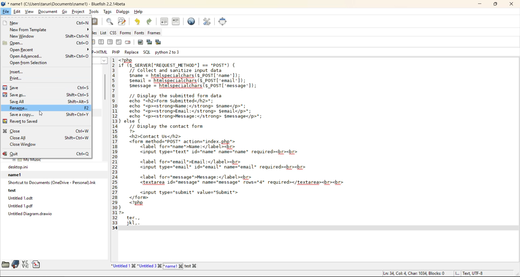 The width and height of the screenshot is (520, 277). Describe the element at coordinates (123, 12) in the screenshot. I see `dialogs` at that location.